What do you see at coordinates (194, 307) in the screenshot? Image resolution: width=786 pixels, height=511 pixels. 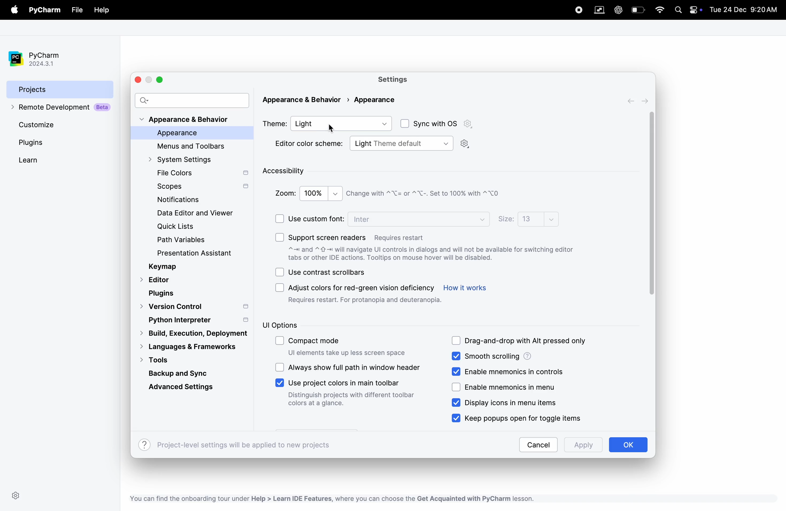 I see `version control` at bounding box center [194, 307].